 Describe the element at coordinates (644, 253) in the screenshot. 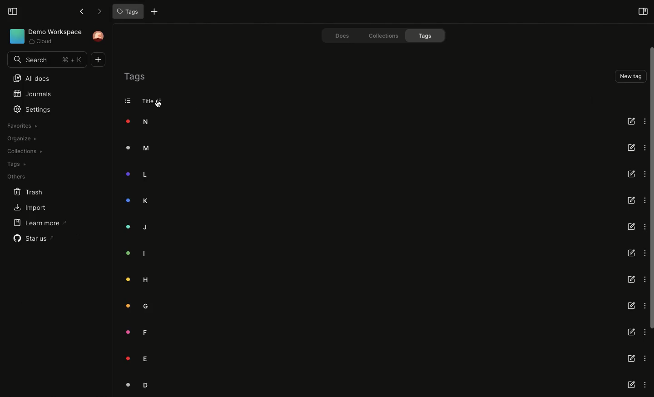

I see `Options` at that location.